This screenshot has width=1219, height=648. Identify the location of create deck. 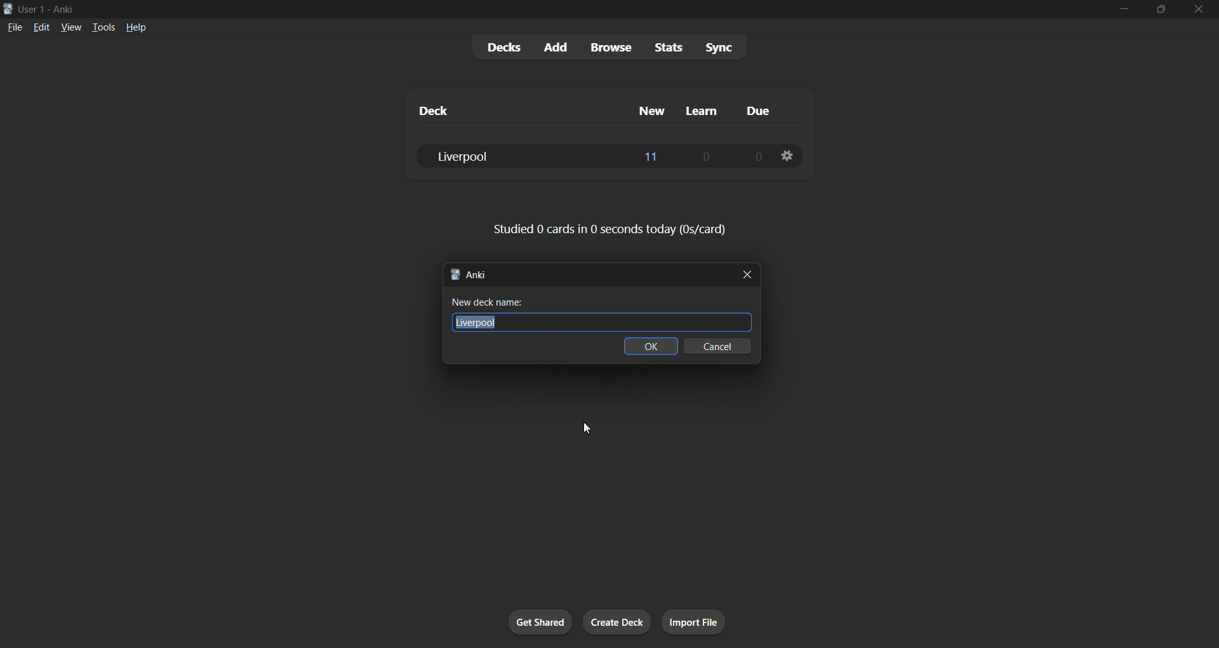
(620, 623).